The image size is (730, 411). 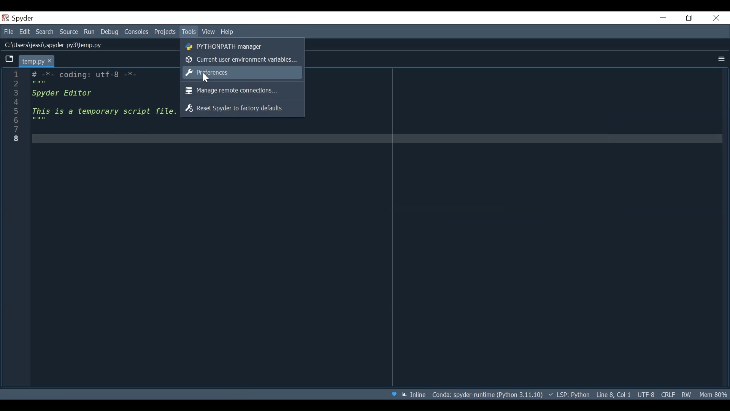 What do you see at coordinates (240, 60) in the screenshot?
I see `Current user environment variables` at bounding box center [240, 60].